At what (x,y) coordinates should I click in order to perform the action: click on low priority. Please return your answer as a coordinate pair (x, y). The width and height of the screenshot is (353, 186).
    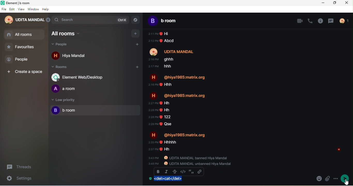
    Looking at the image, I should click on (64, 101).